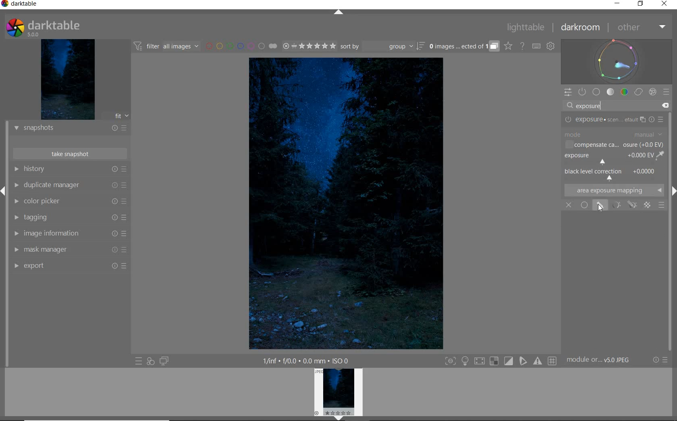  What do you see at coordinates (70, 202) in the screenshot?
I see `COLOR PICKER` at bounding box center [70, 202].